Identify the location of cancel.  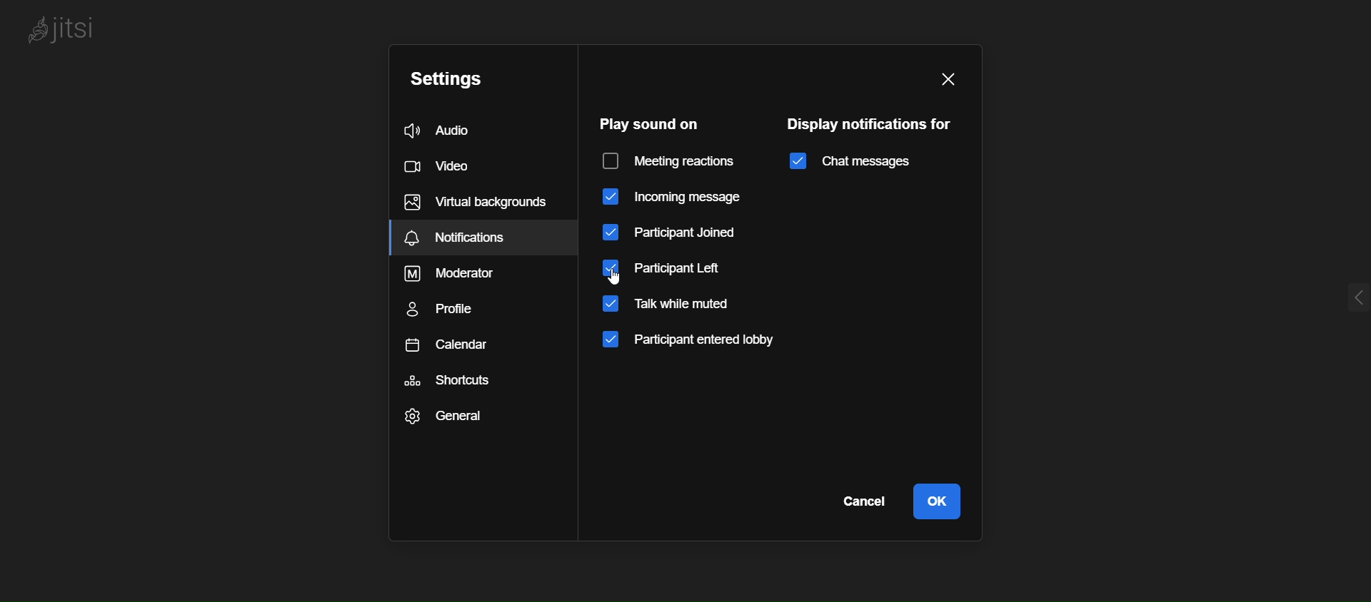
(868, 504).